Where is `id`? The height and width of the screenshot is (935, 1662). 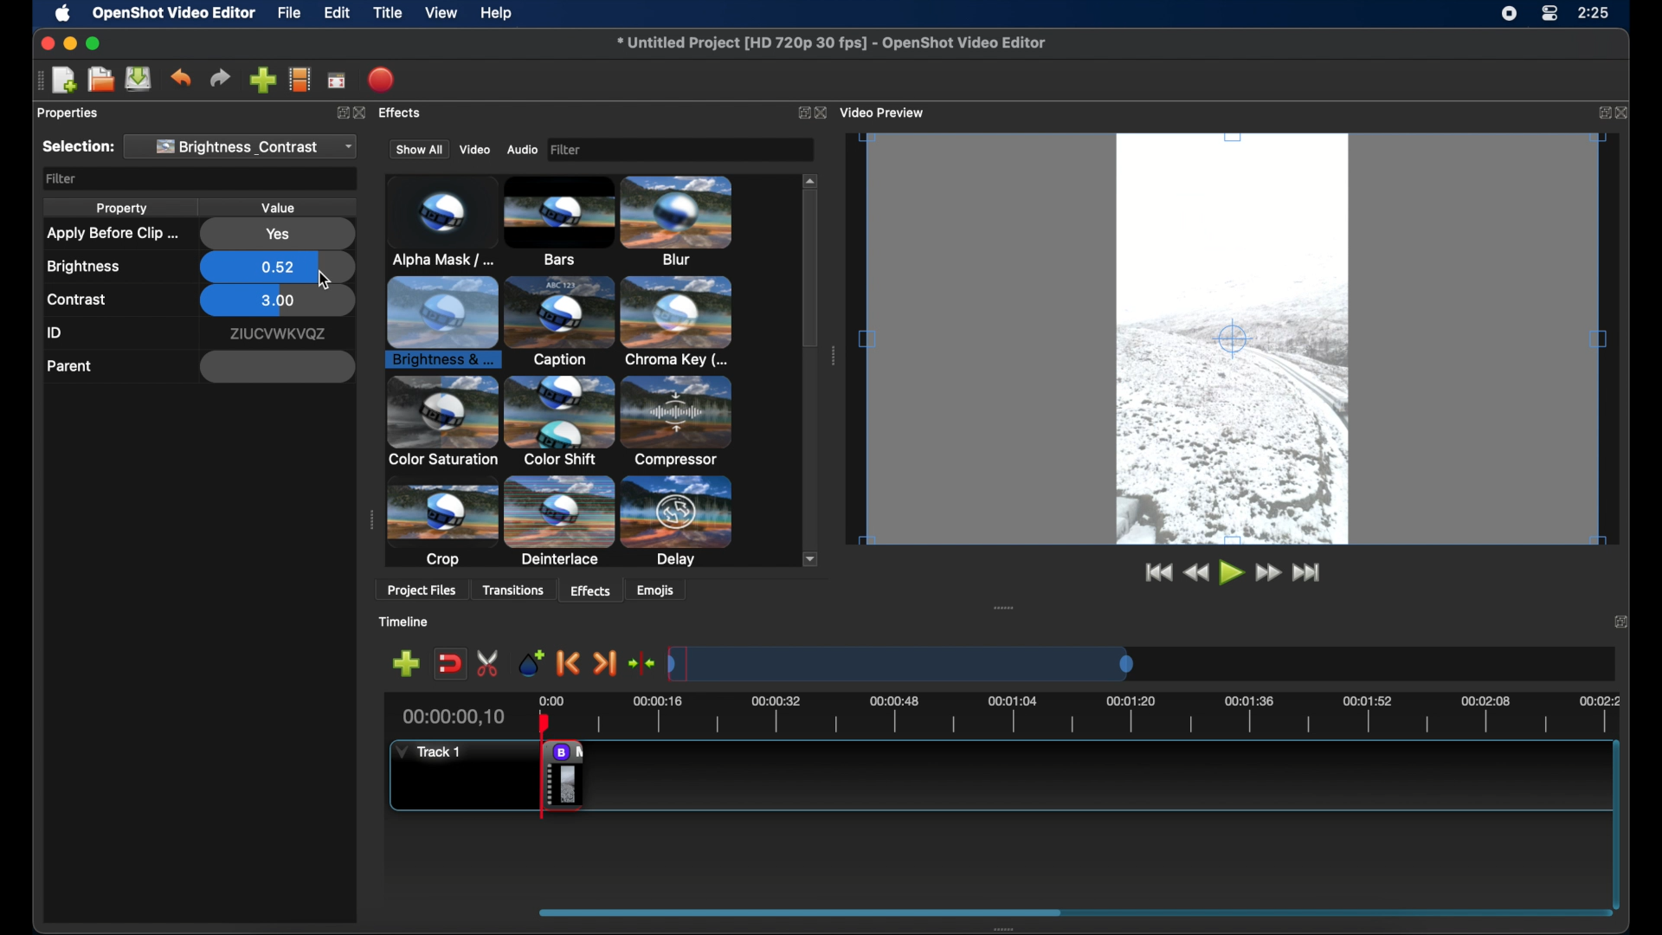
id is located at coordinates (277, 334).